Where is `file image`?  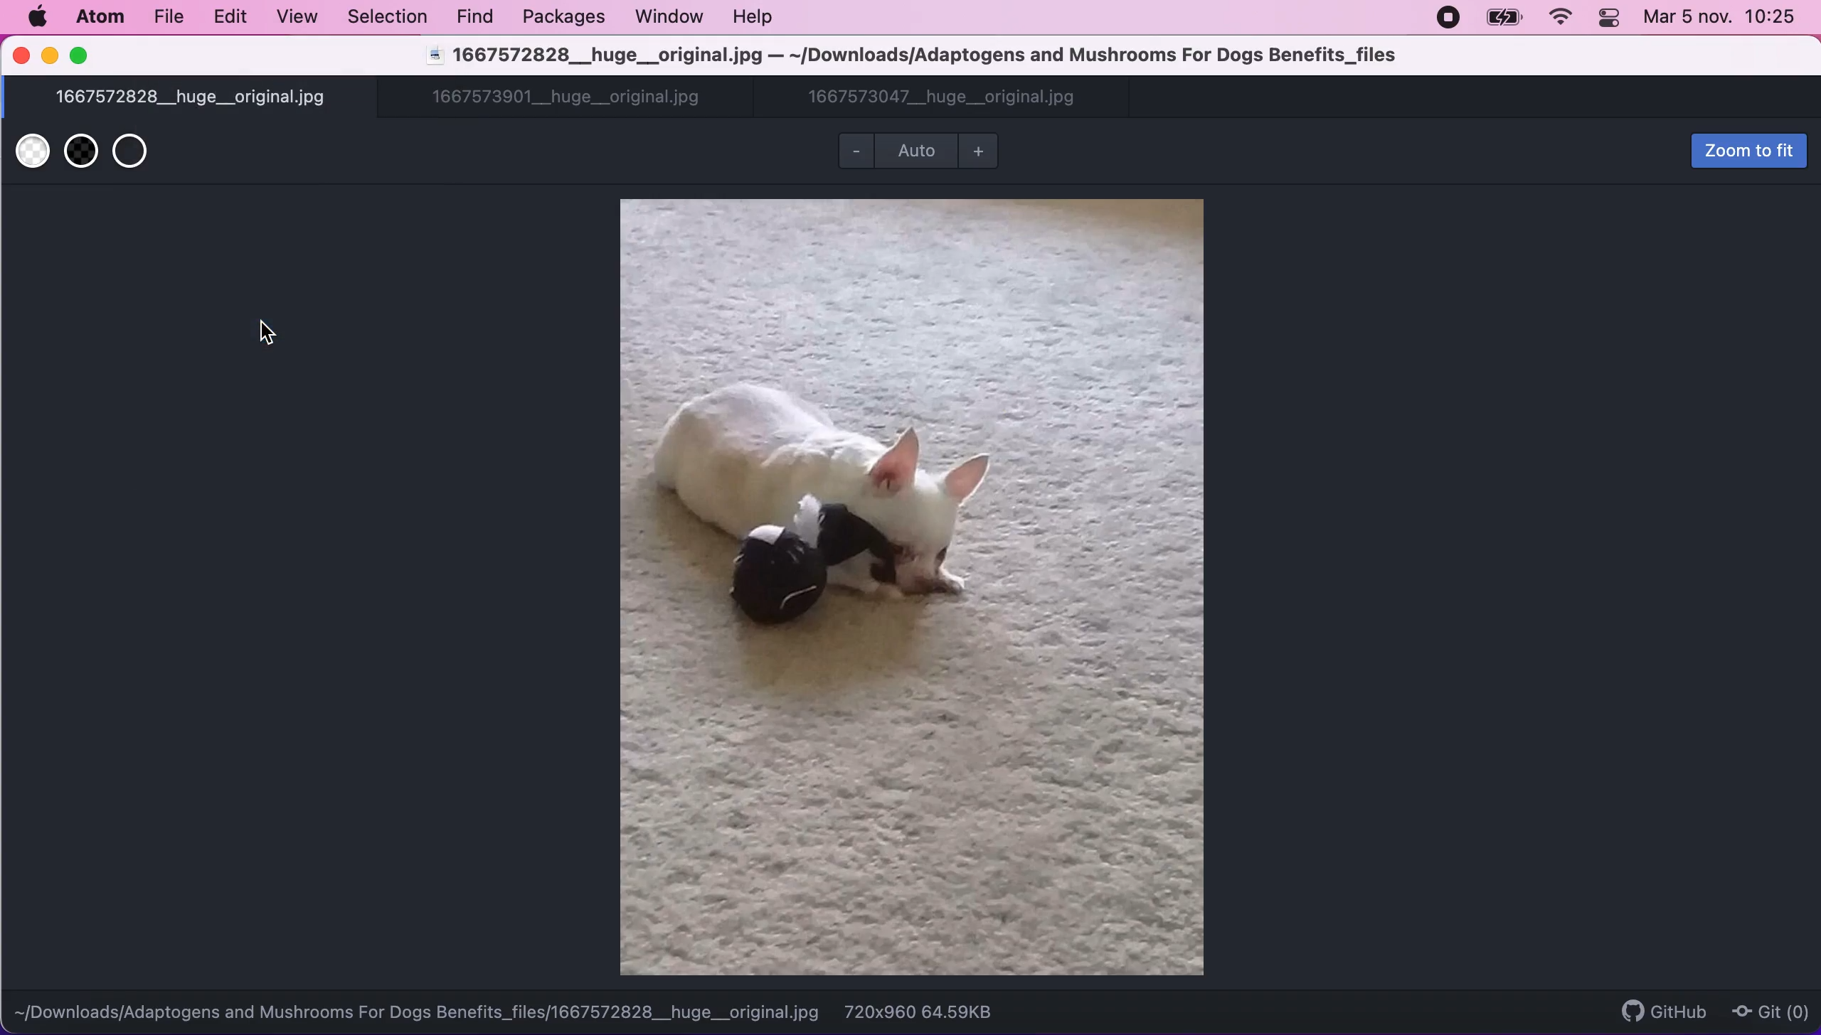
file image is located at coordinates (913, 586).